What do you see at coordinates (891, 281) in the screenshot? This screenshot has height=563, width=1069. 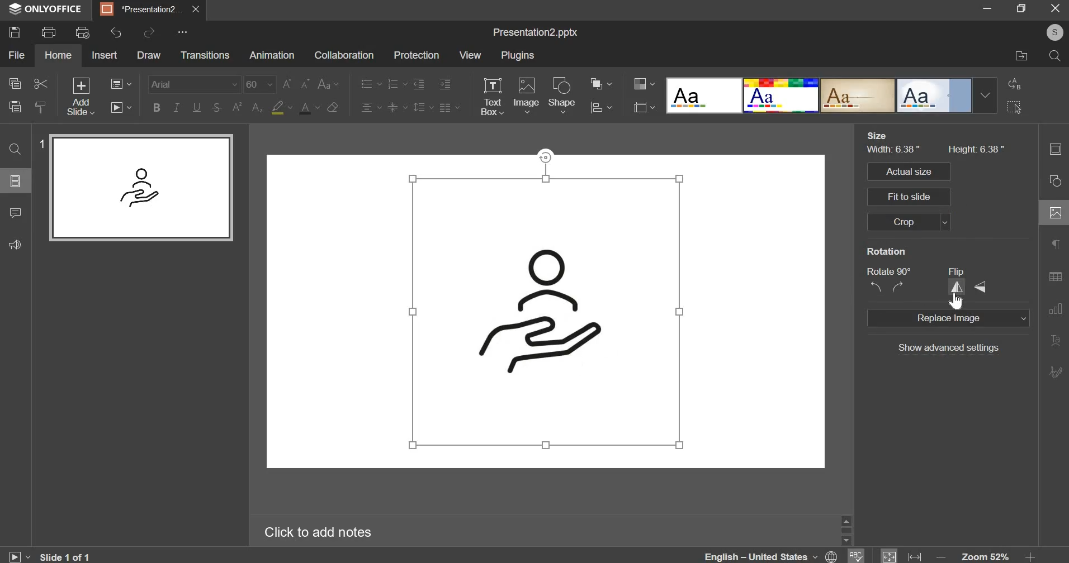 I see `rotate 90` at bounding box center [891, 281].